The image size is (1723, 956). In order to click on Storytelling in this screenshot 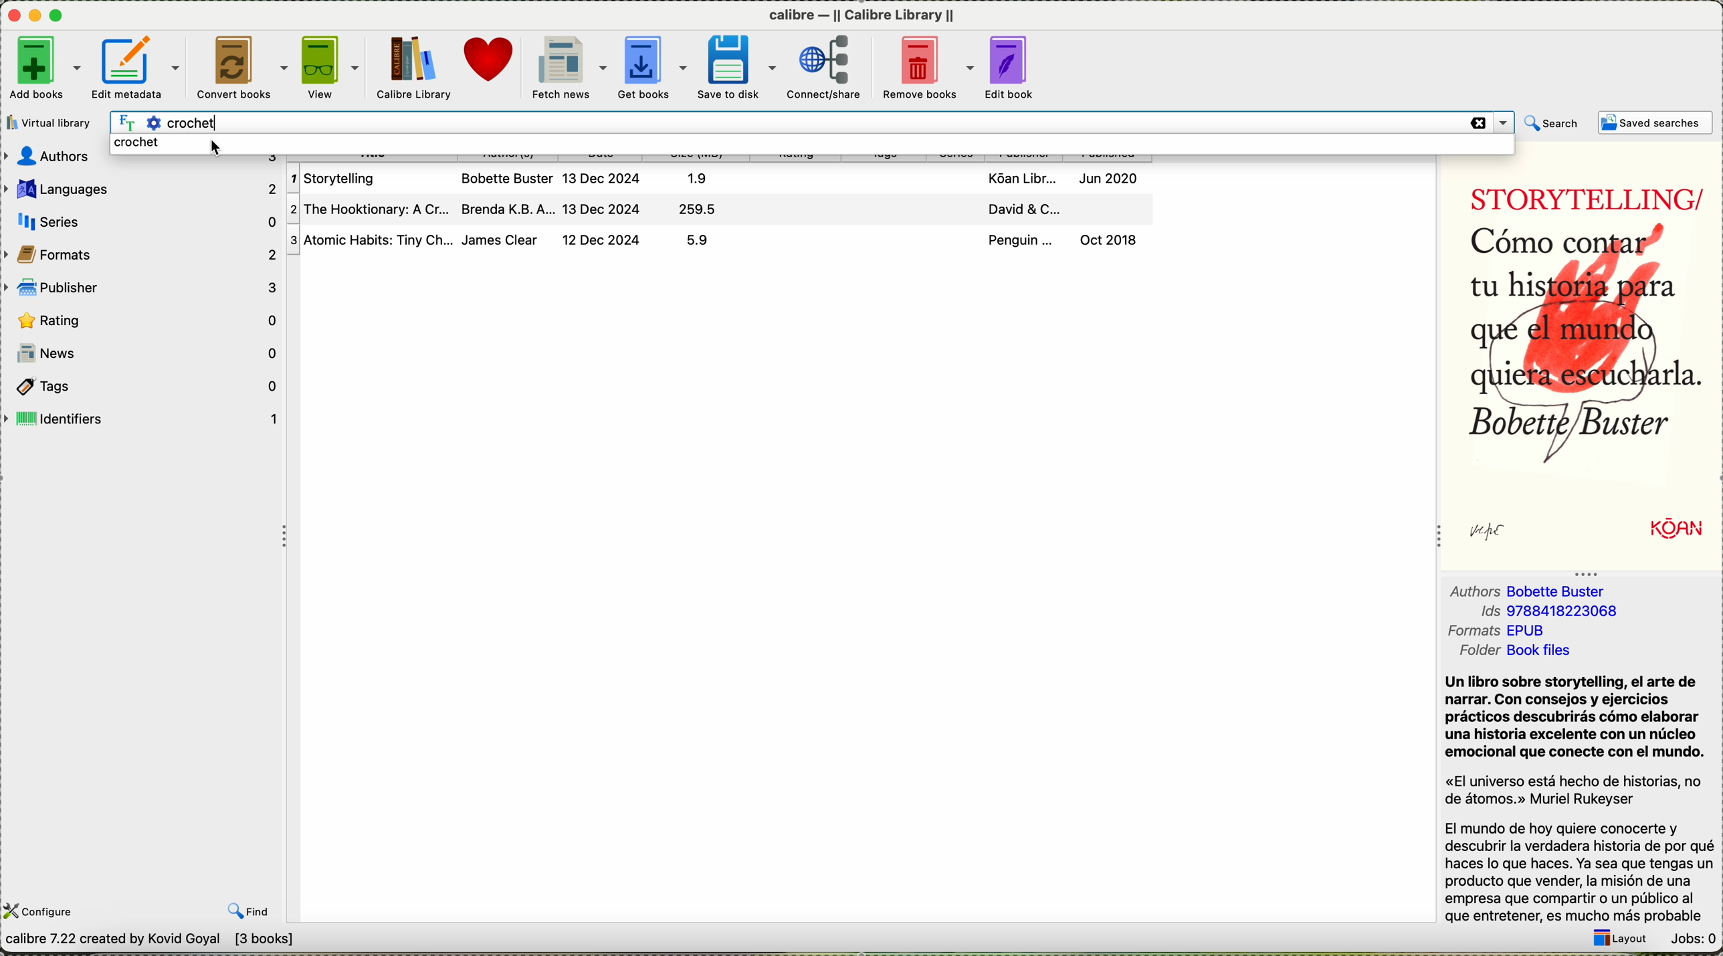, I will do `click(372, 177)`.